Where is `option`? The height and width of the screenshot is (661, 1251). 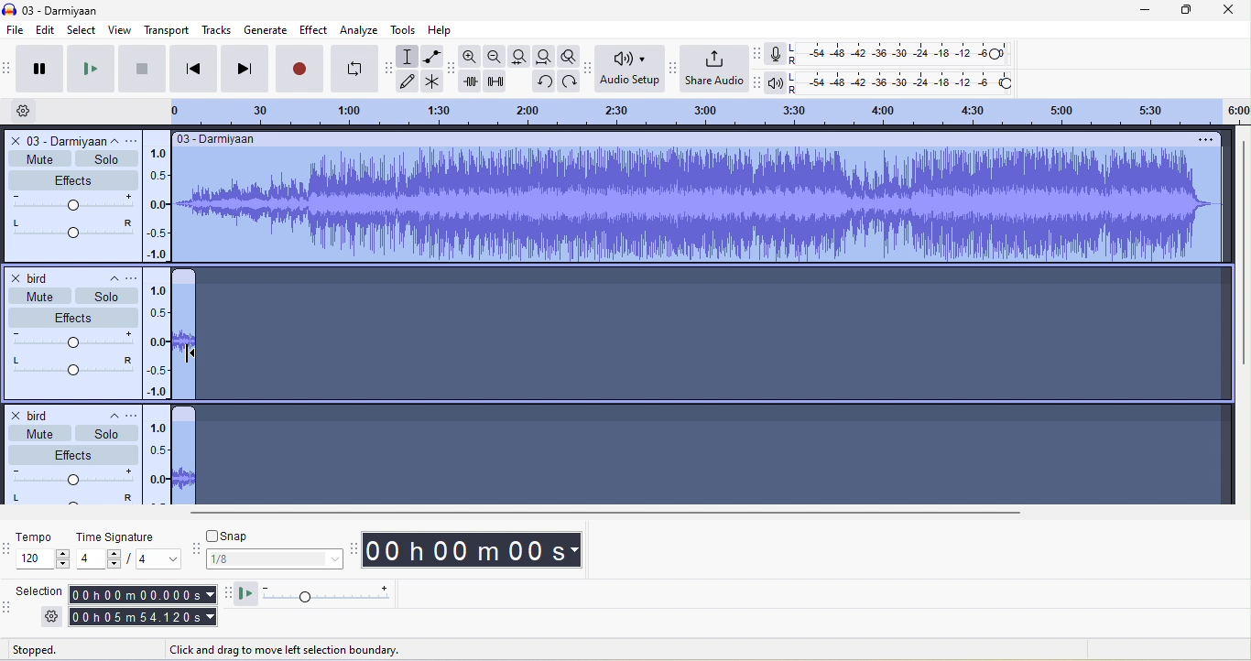
option is located at coordinates (1203, 138).